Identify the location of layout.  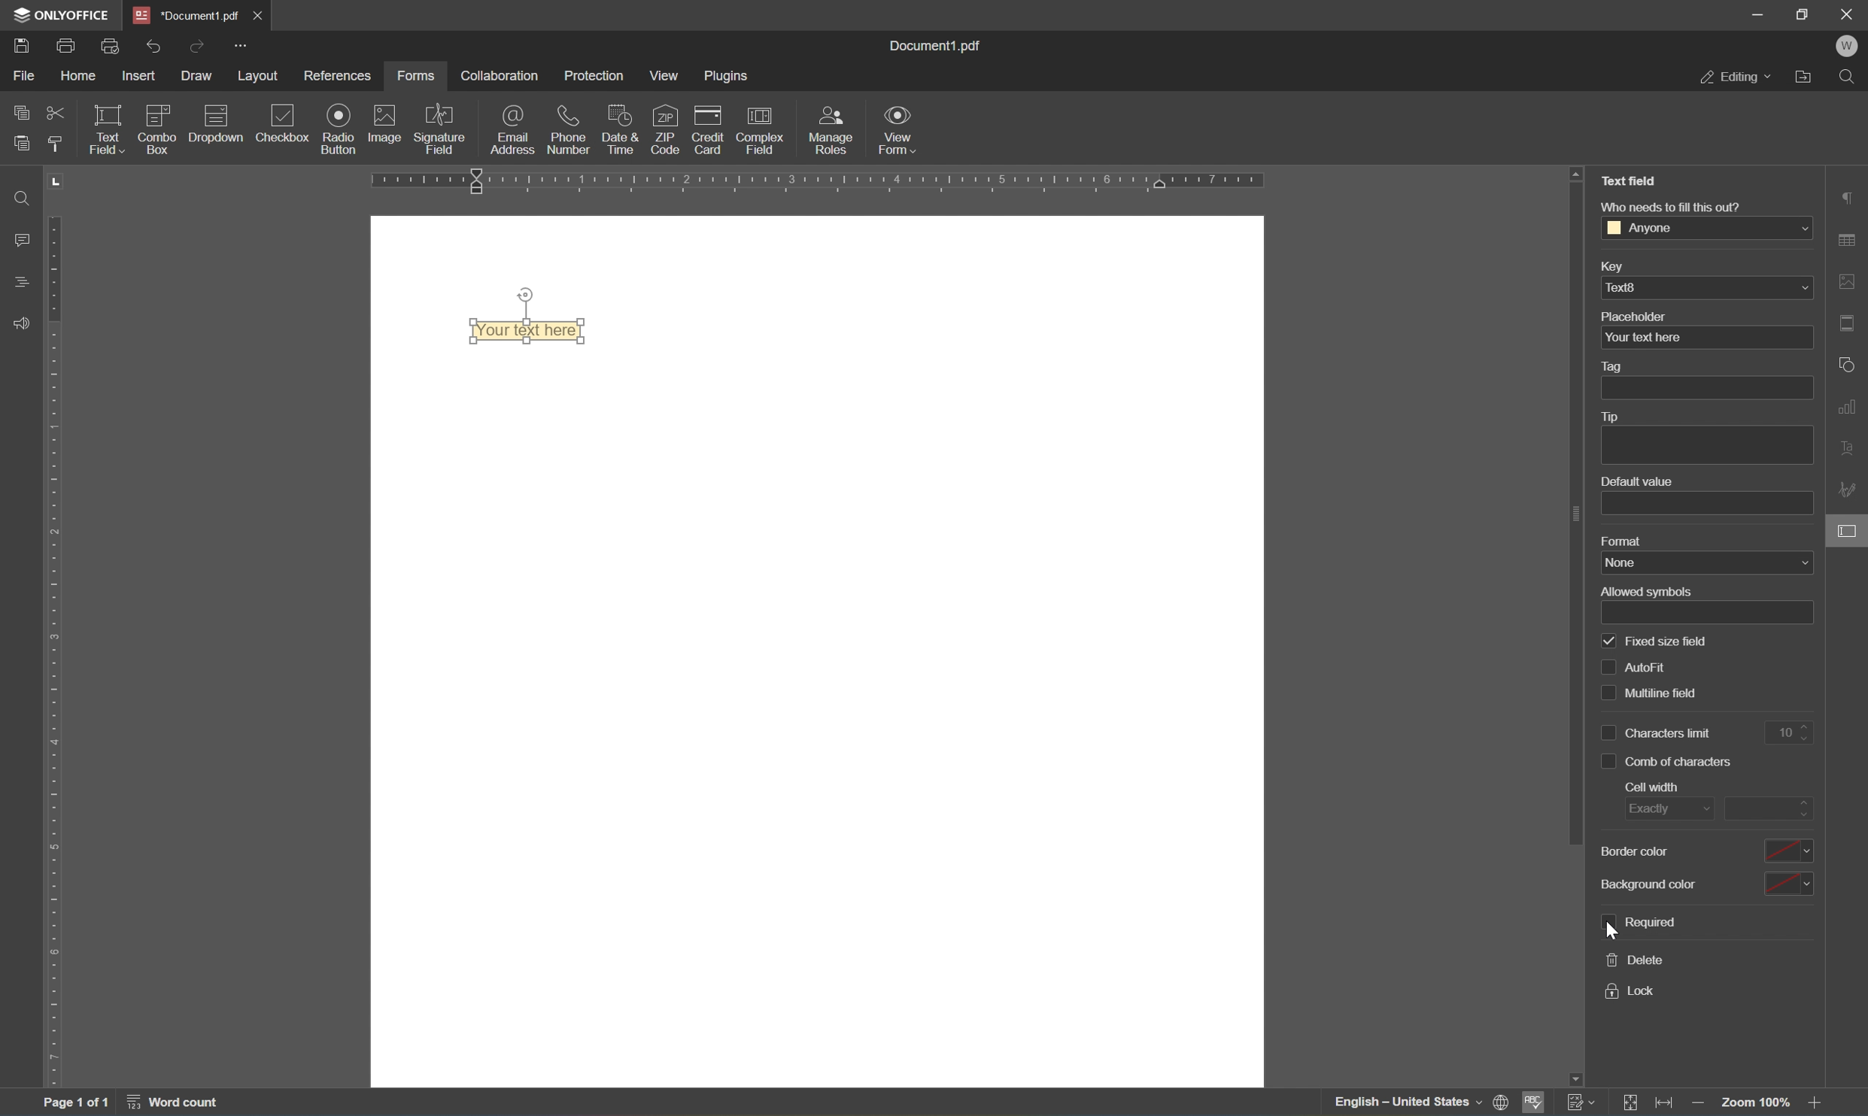
(262, 76).